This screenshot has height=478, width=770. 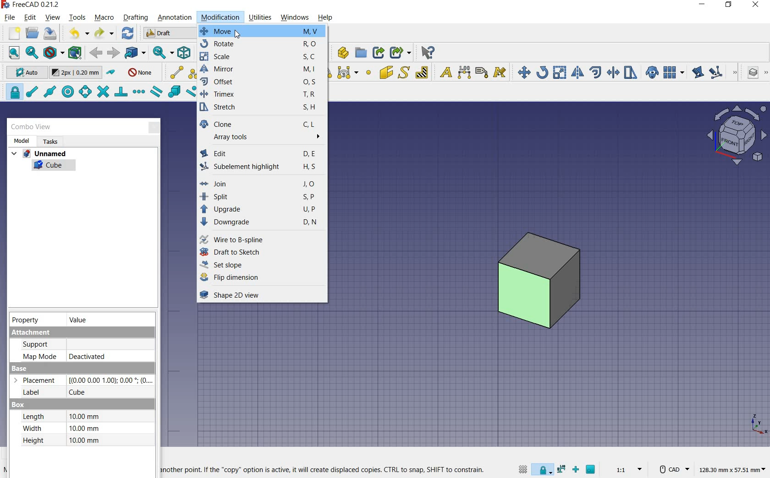 I want to click on offset, so click(x=262, y=83).